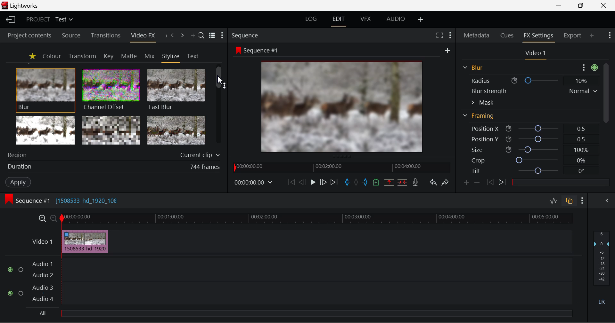 This screenshot has height=323, width=615. What do you see at coordinates (46, 130) in the screenshot?
I see `Glow` at bounding box center [46, 130].